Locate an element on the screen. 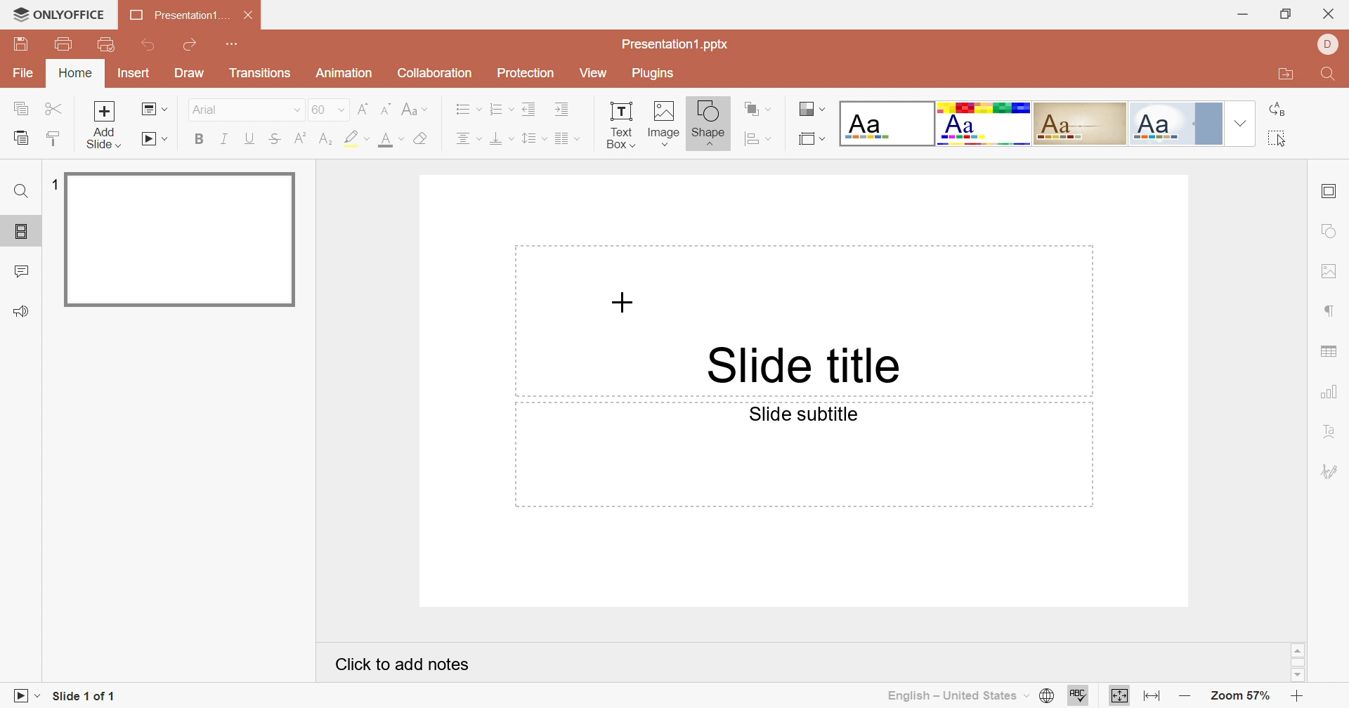  ONLYOFFICE is located at coordinates (59, 13).